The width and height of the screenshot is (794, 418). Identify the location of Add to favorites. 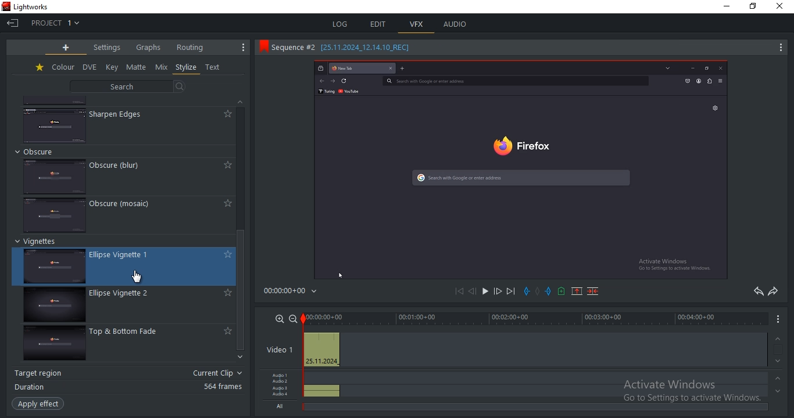
(226, 254).